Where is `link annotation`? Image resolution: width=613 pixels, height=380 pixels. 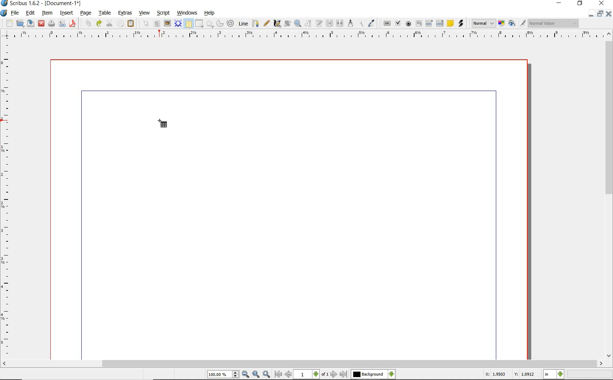 link annotation is located at coordinates (460, 23).